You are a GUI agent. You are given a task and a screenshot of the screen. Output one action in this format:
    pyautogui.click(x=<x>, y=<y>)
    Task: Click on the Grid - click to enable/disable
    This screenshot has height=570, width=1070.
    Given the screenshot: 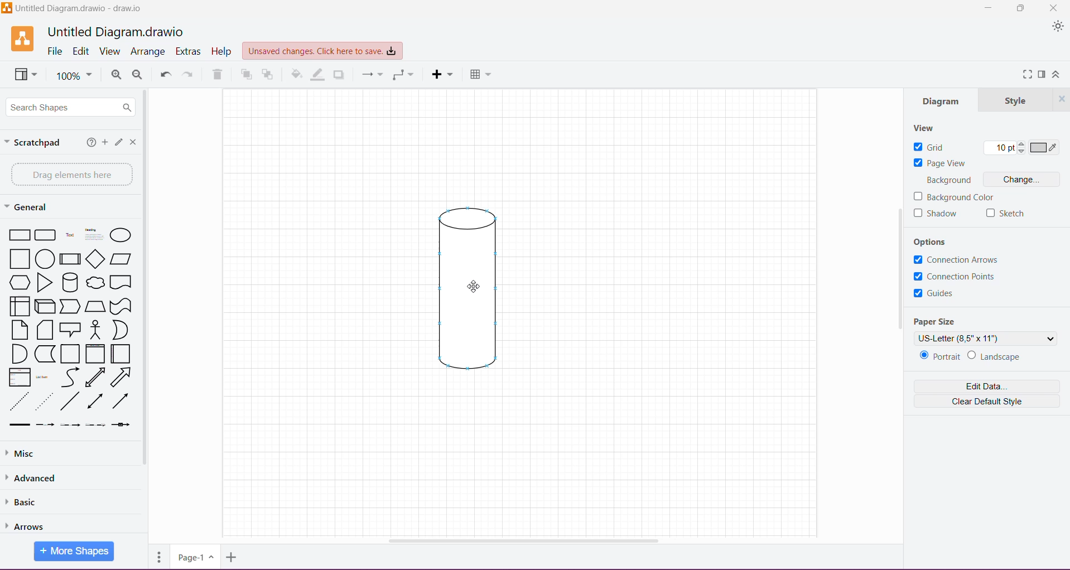 What is the action you would take?
    pyautogui.click(x=929, y=147)
    